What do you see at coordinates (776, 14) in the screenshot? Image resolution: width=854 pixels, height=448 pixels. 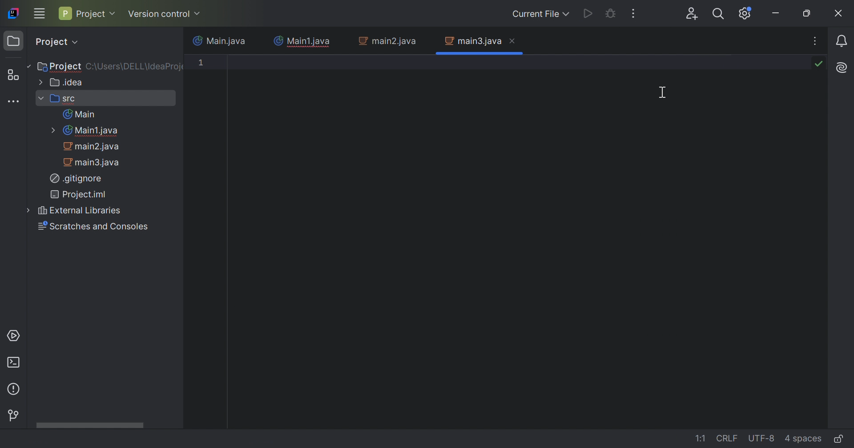 I see `Minimize` at bounding box center [776, 14].